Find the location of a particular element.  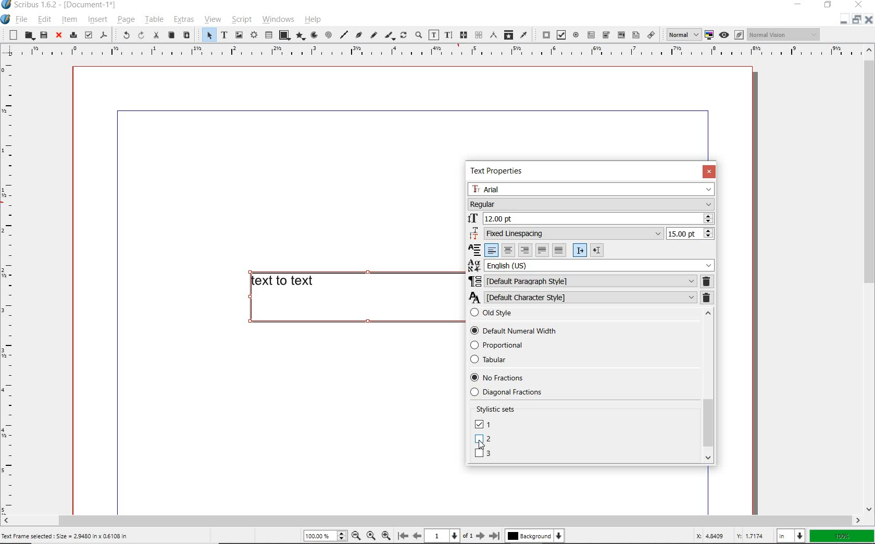

Y: 1.7174 is located at coordinates (752, 536).